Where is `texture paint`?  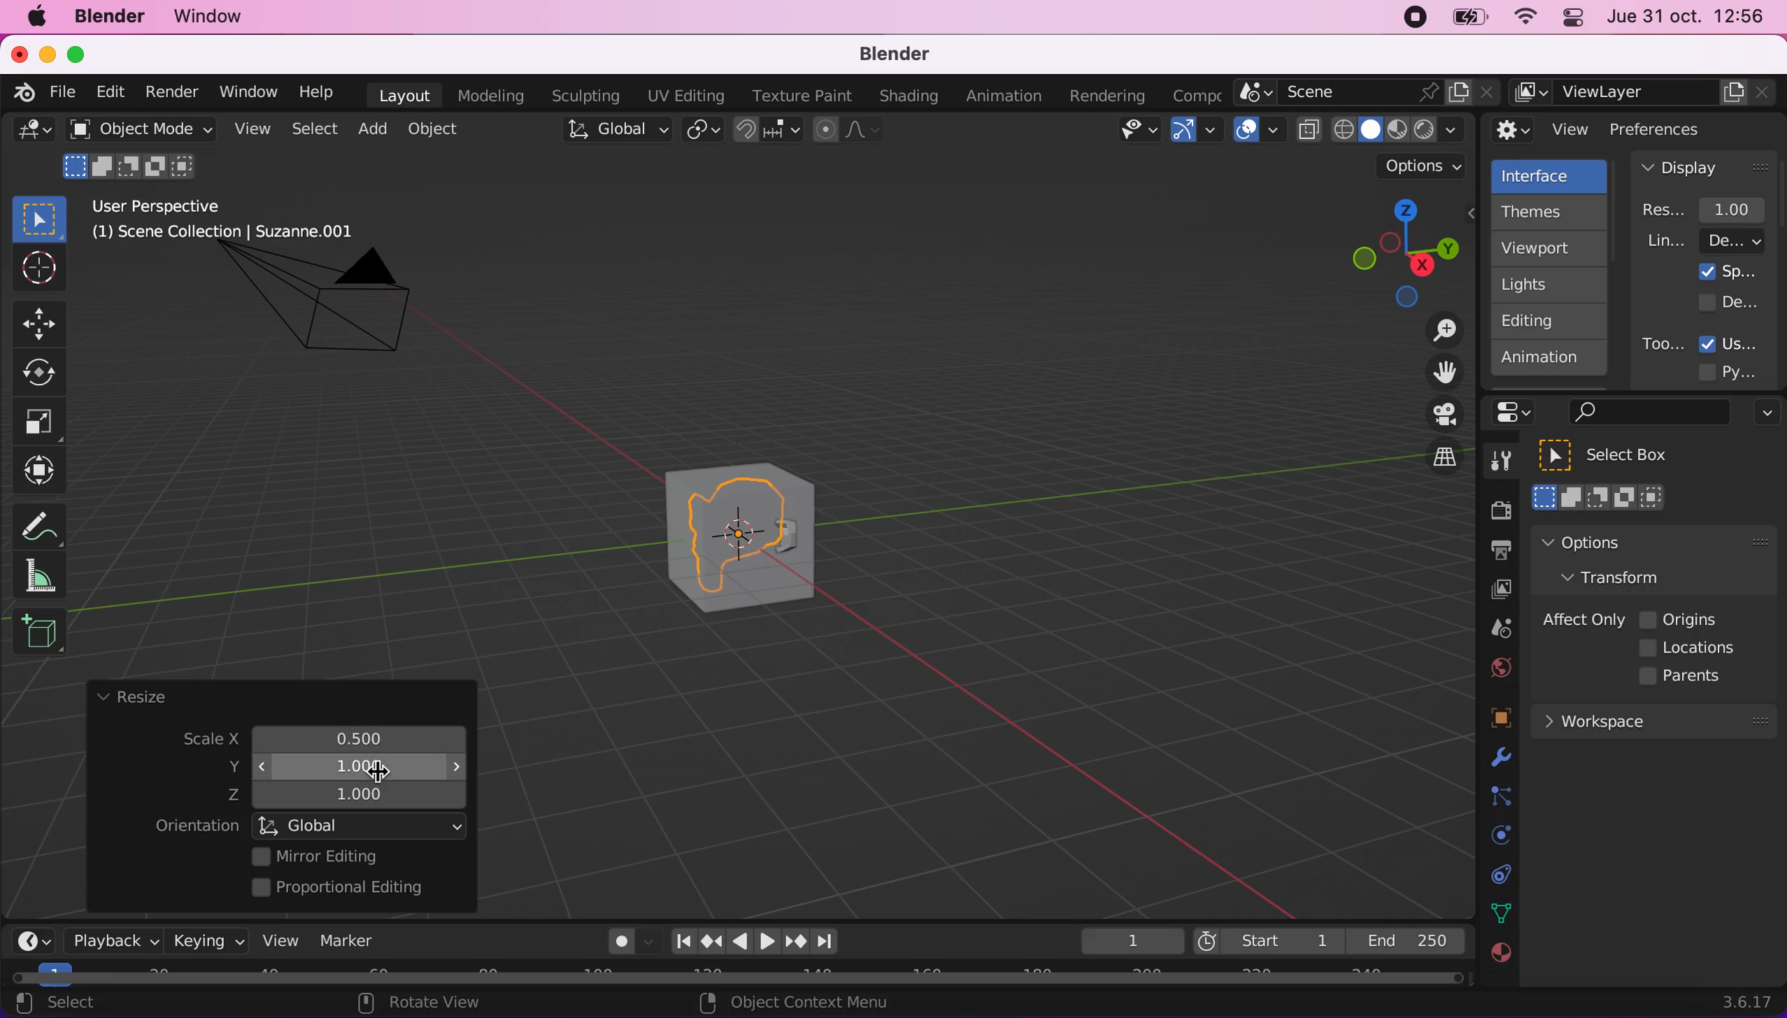 texture paint is located at coordinates (799, 95).